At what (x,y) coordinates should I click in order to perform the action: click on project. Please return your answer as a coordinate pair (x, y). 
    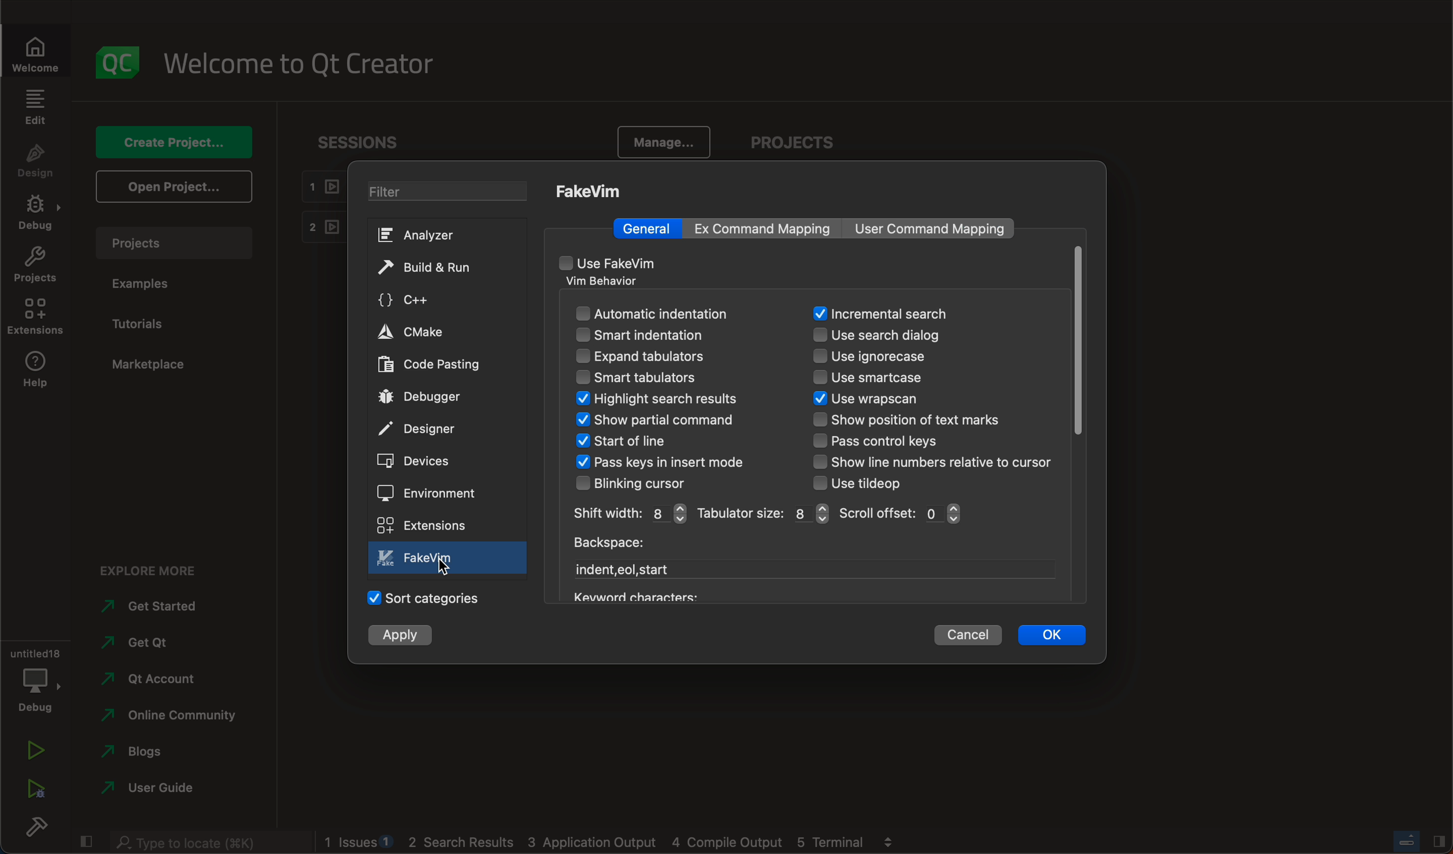
    Looking at the image, I should click on (172, 242).